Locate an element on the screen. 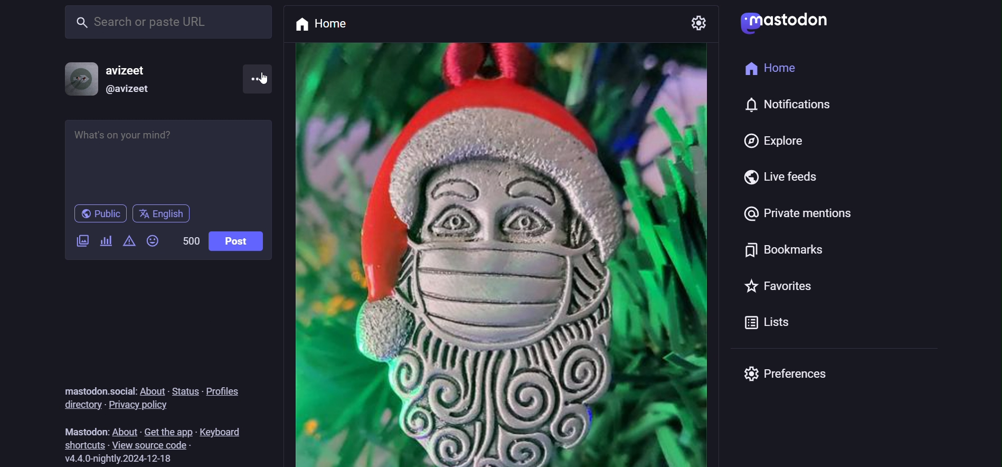 The height and width of the screenshot is (467, 1002). preferences is located at coordinates (780, 376).